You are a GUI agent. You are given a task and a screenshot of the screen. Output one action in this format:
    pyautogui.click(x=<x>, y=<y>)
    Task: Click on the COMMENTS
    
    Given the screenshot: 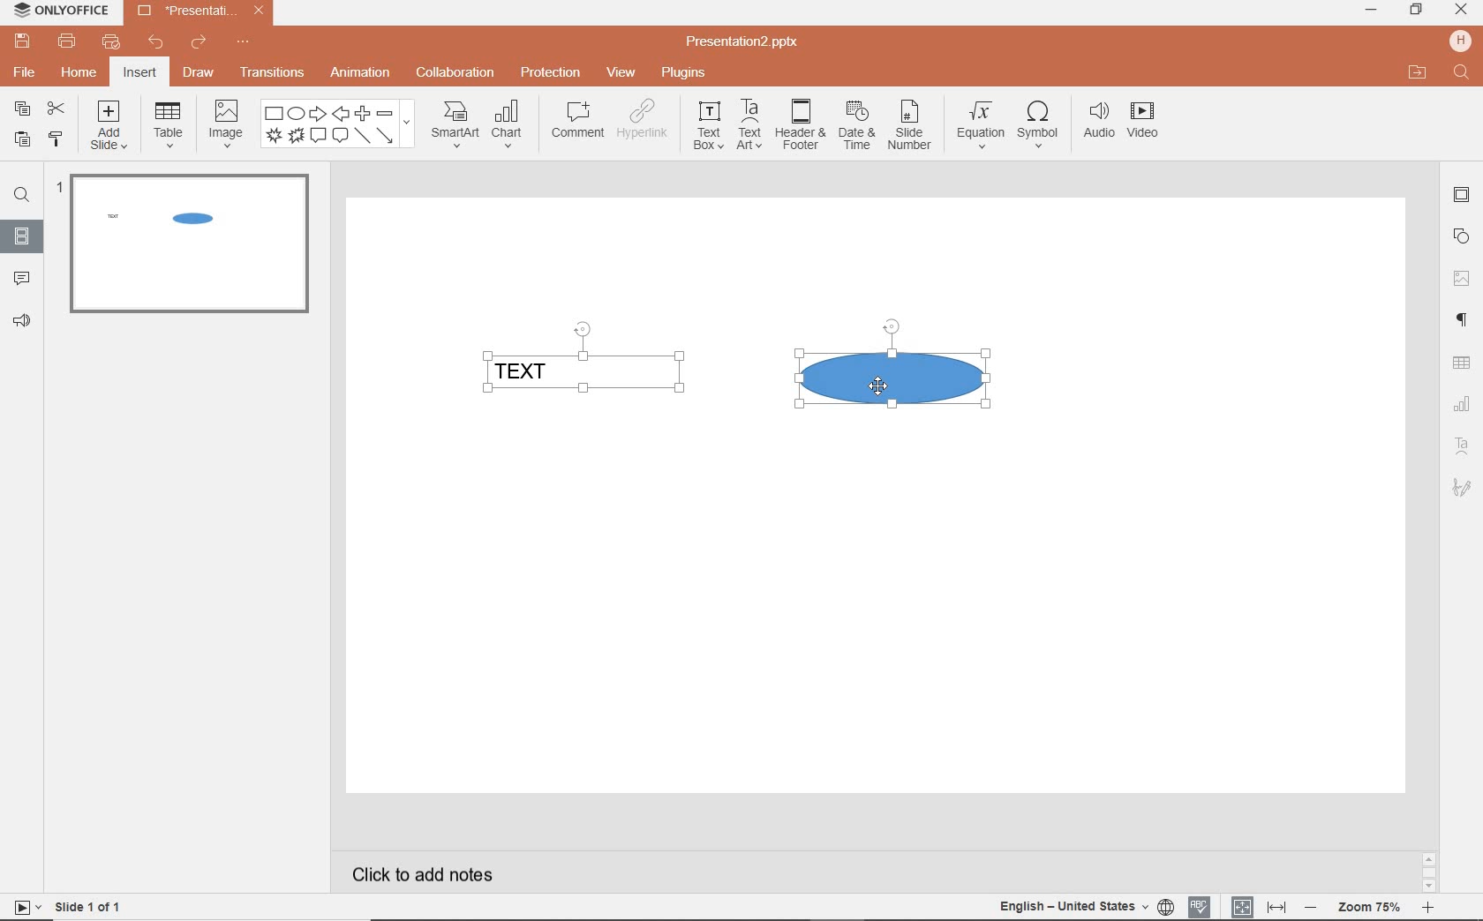 What is the action you would take?
    pyautogui.click(x=20, y=274)
    